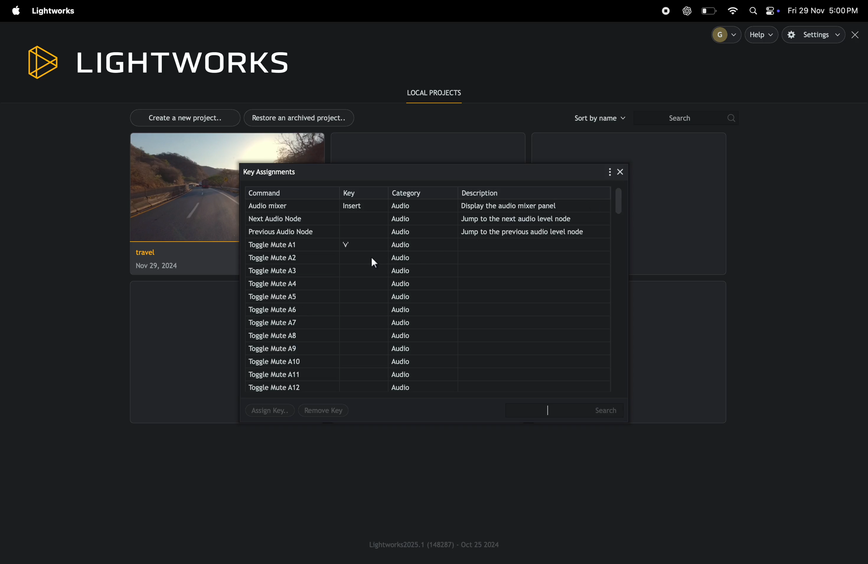 This screenshot has height=564, width=868. What do you see at coordinates (537, 193) in the screenshot?
I see `description` at bounding box center [537, 193].